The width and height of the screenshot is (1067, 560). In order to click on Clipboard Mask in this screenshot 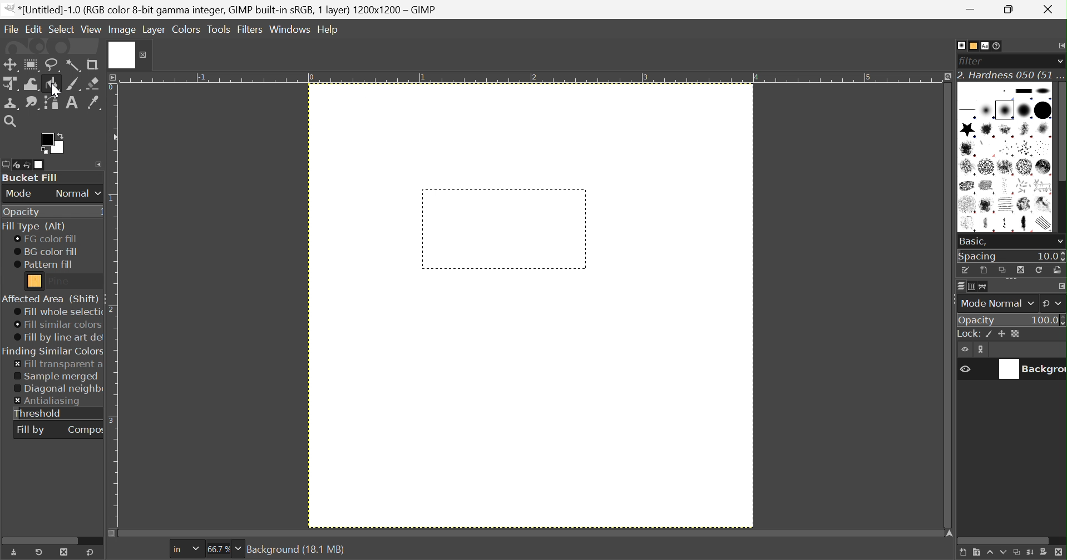, I will do `click(990, 92)`.